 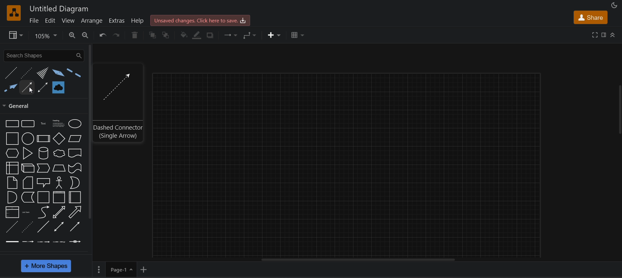 What do you see at coordinates (115, 269) in the screenshot?
I see `page 1` at bounding box center [115, 269].